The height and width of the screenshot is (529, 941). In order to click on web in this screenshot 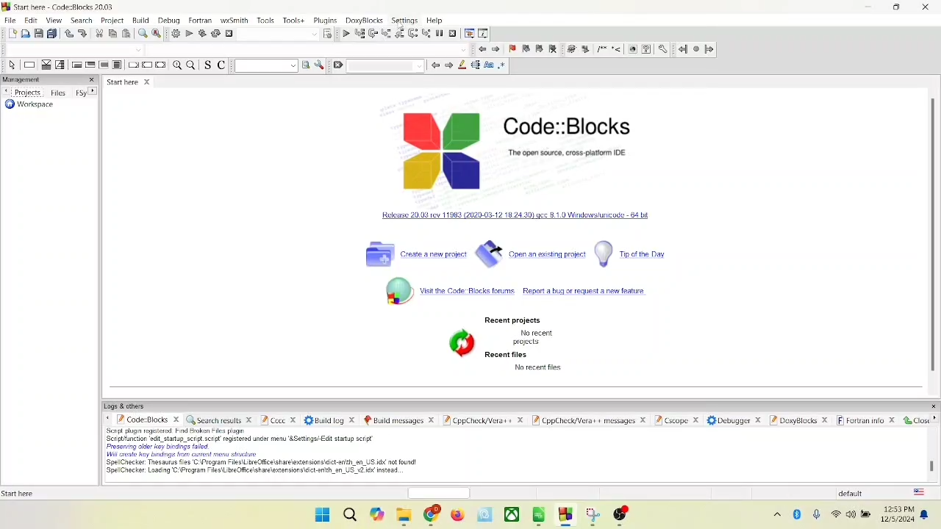, I will do `click(632, 48)`.